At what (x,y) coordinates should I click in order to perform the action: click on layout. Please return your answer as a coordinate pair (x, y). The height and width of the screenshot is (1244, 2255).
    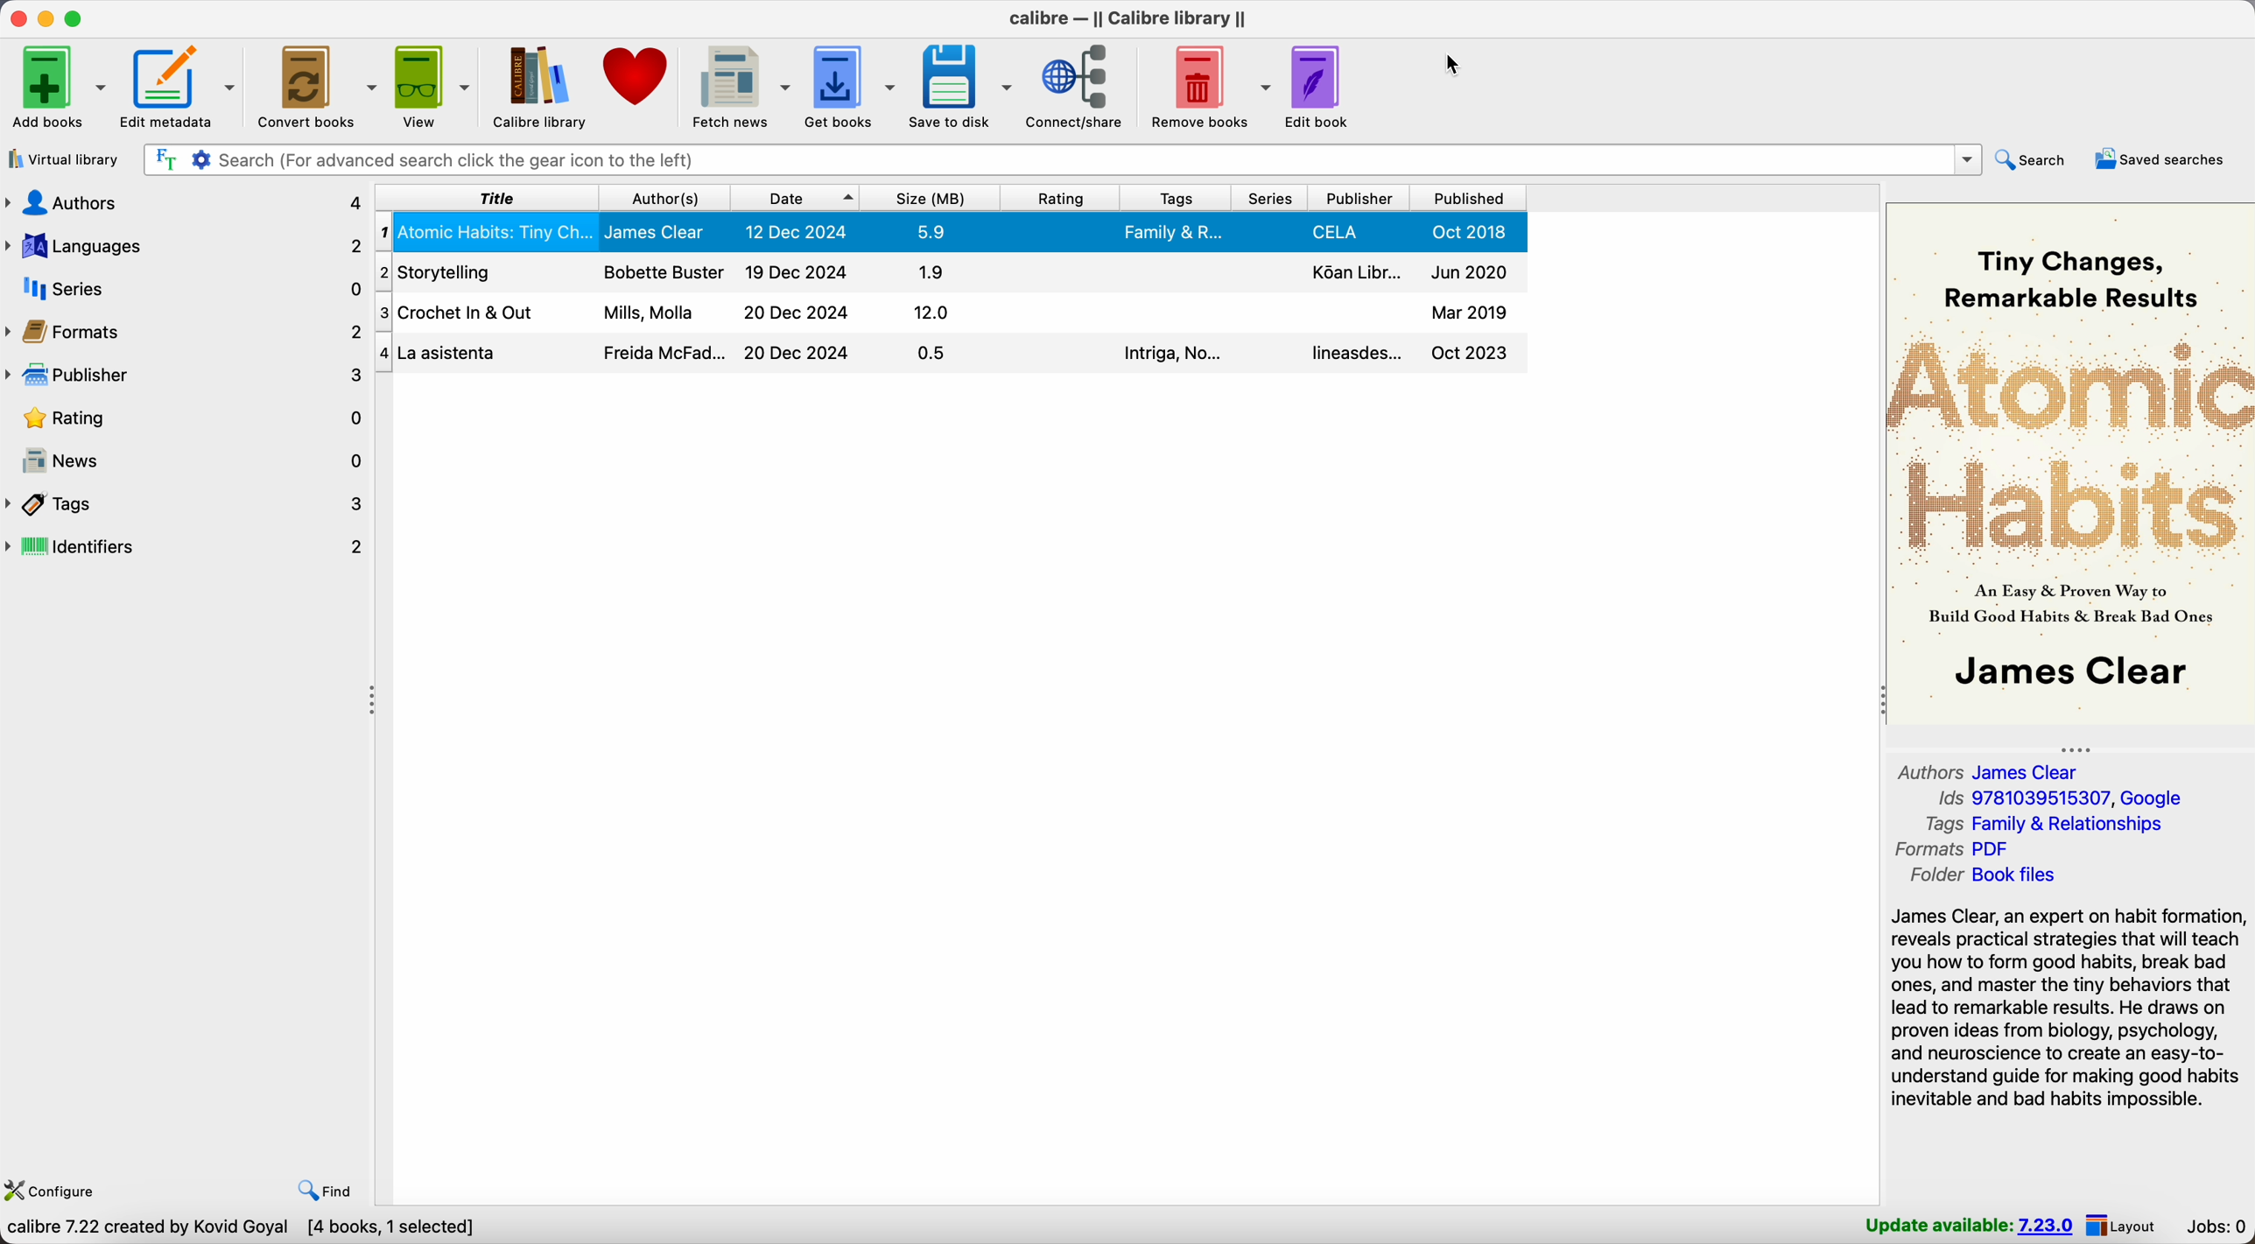
    Looking at the image, I should click on (2132, 1226).